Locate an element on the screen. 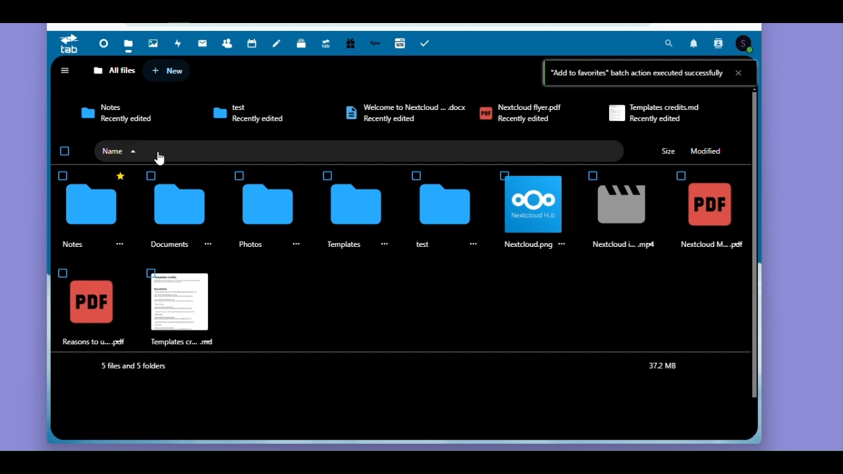 This screenshot has width=843, height=474. Star Icon is located at coordinates (120, 175).